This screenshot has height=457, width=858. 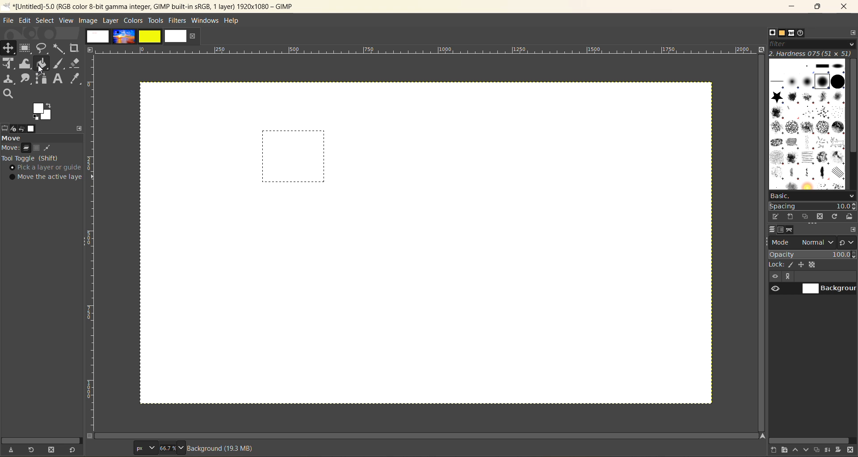 What do you see at coordinates (839, 450) in the screenshot?
I see `add a mask` at bounding box center [839, 450].